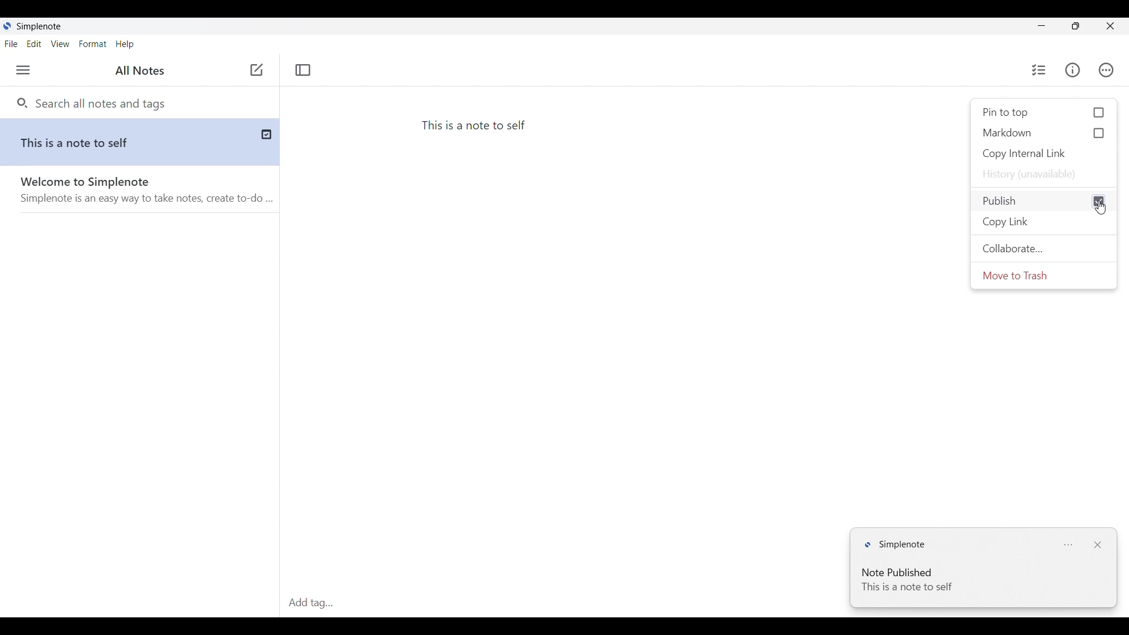  What do you see at coordinates (60, 44) in the screenshot?
I see `View` at bounding box center [60, 44].